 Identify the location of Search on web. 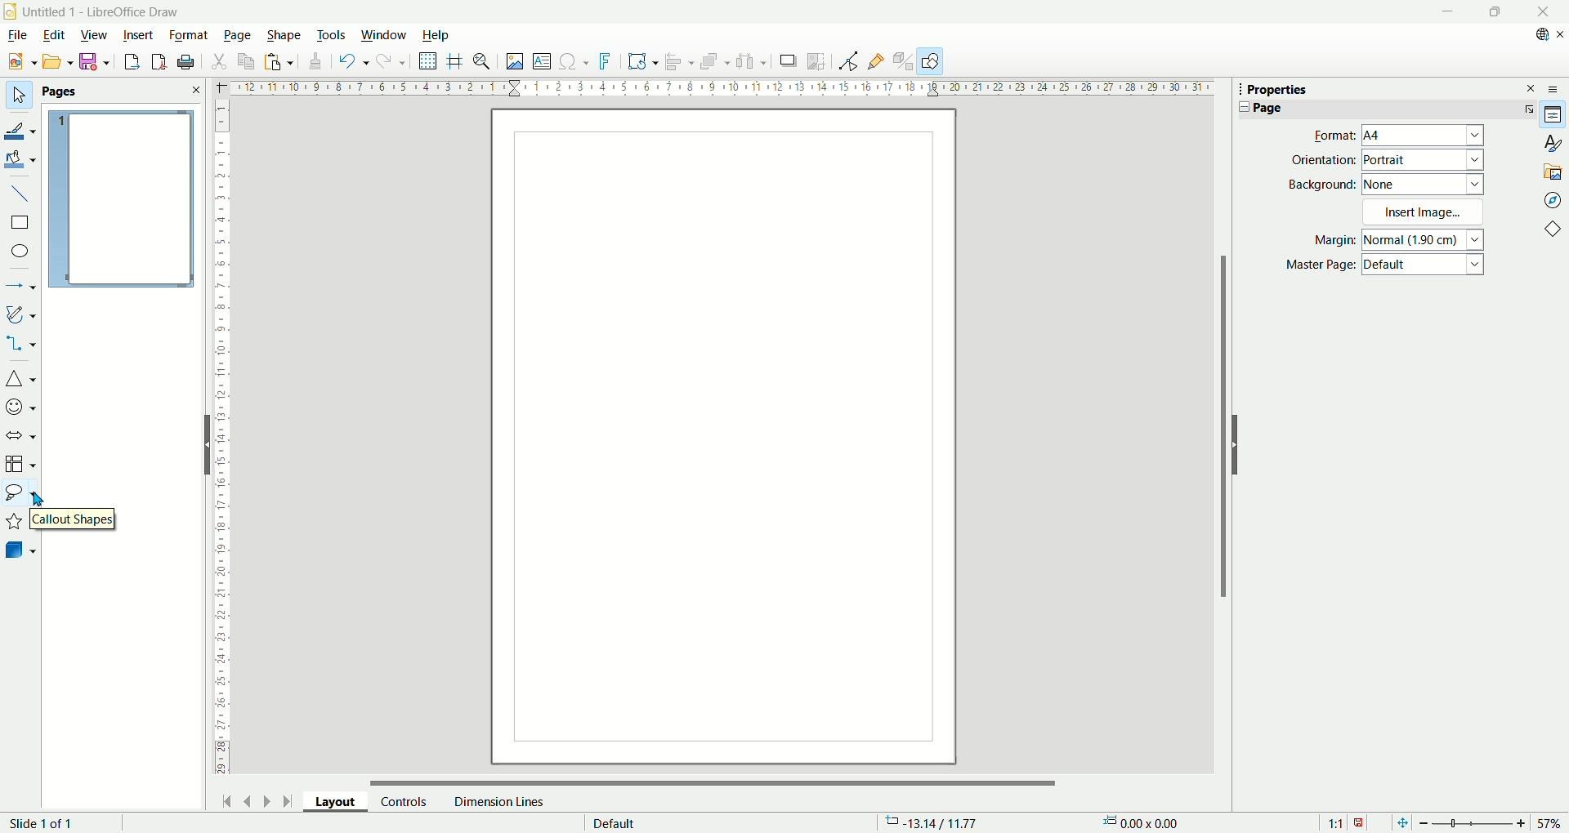
(1536, 34).